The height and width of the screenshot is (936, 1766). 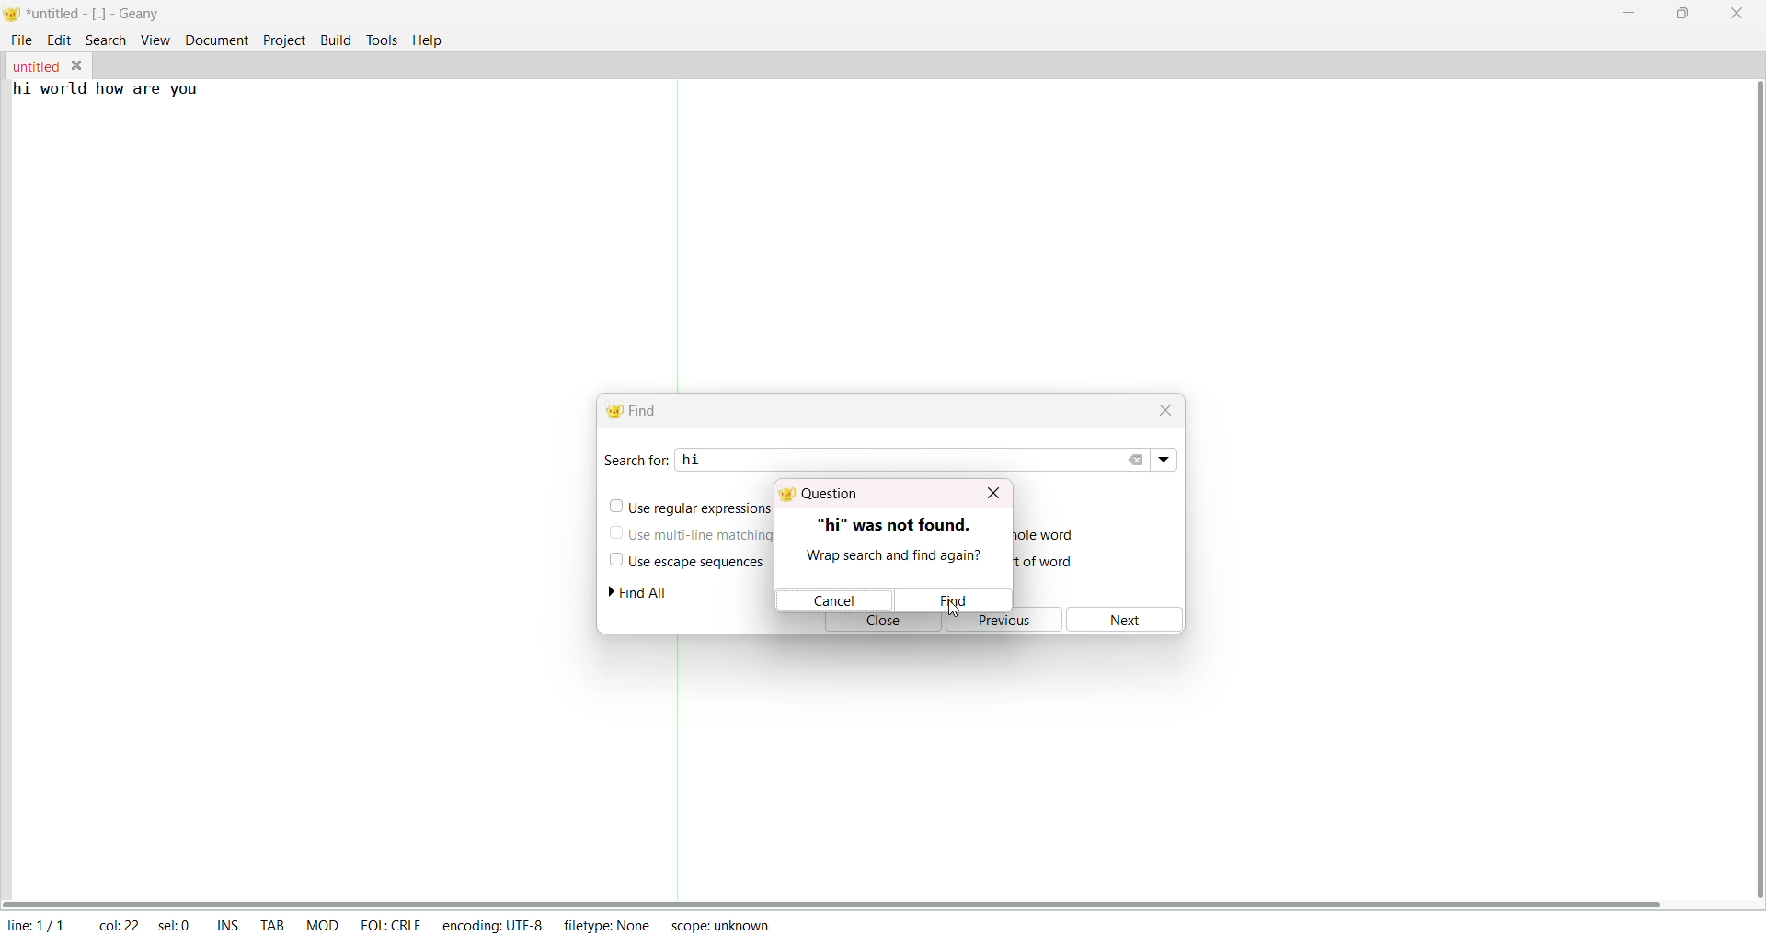 I want to click on find, so click(x=958, y=597).